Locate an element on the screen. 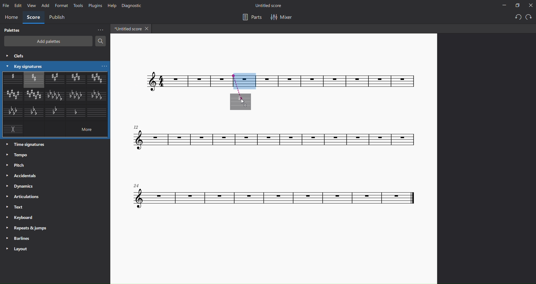 The width and height of the screenshot is (536, 284). palettes is located at coordinates (11, 30).